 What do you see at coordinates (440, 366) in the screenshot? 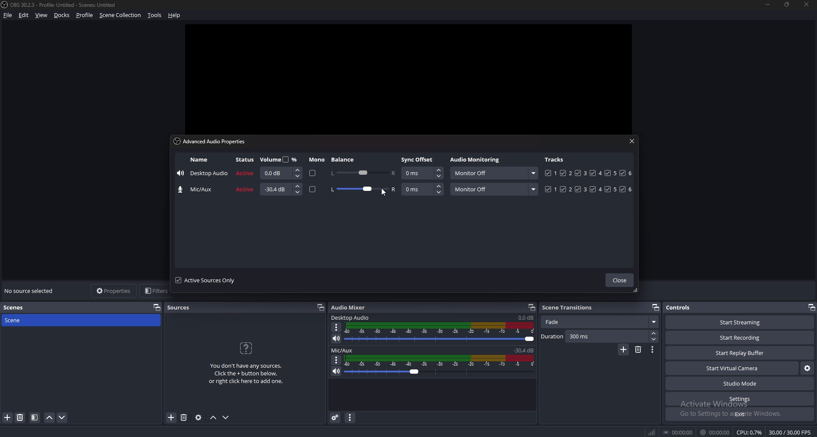
I see `mic/aux volume adjust` at bounding box center [440, 366].